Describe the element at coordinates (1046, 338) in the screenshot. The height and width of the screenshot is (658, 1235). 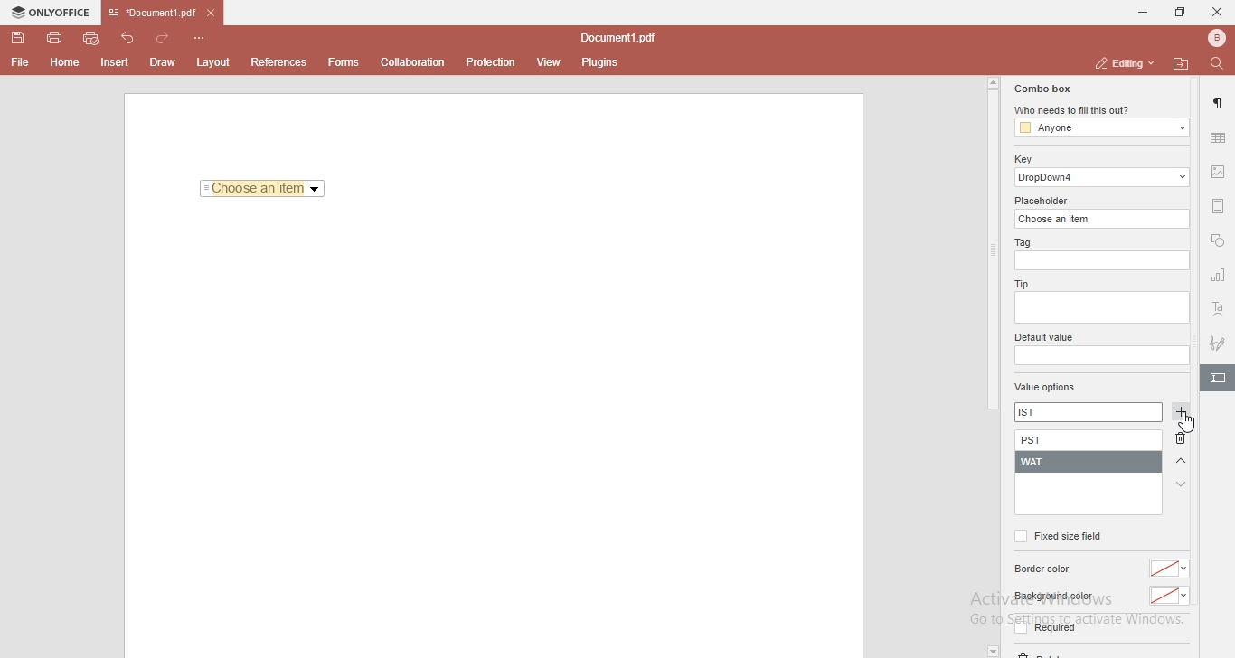
I see `default value` at that location.